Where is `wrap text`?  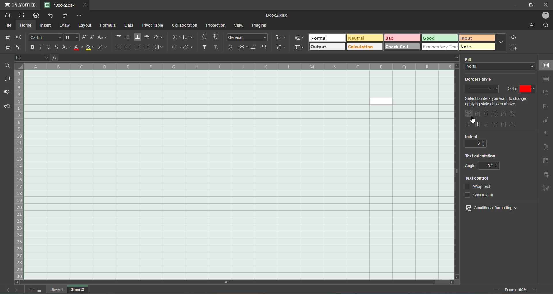
wrap text is located at coordinates (148, 37).